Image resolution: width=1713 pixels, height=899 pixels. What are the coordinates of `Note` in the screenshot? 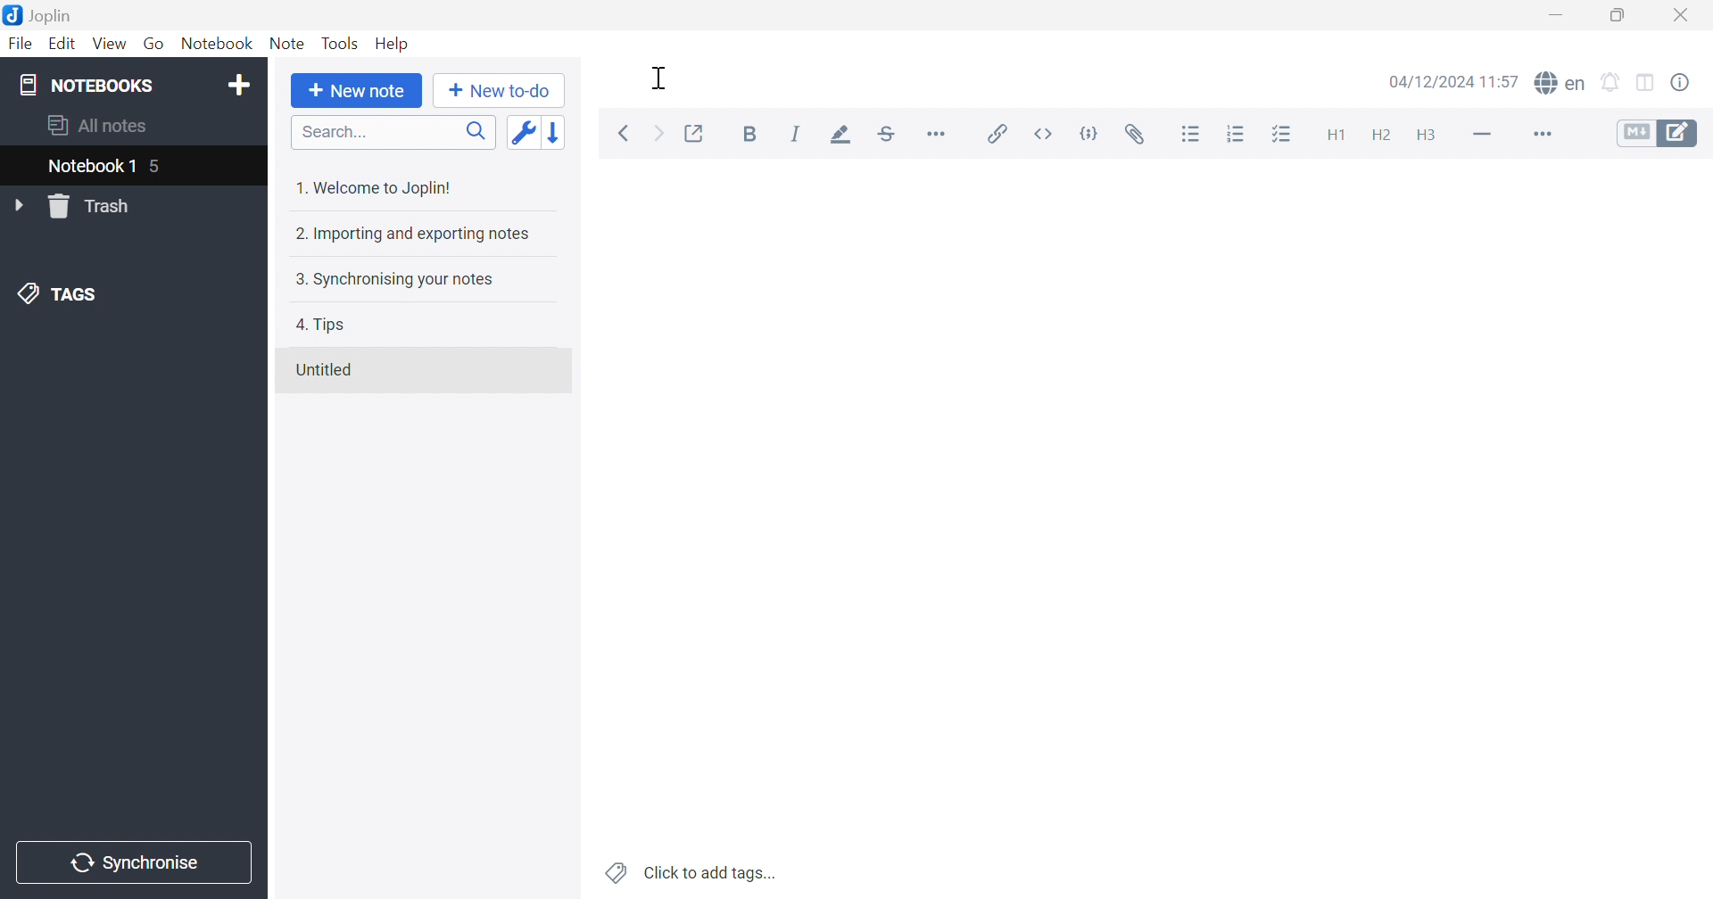 It's located at (286, 45).